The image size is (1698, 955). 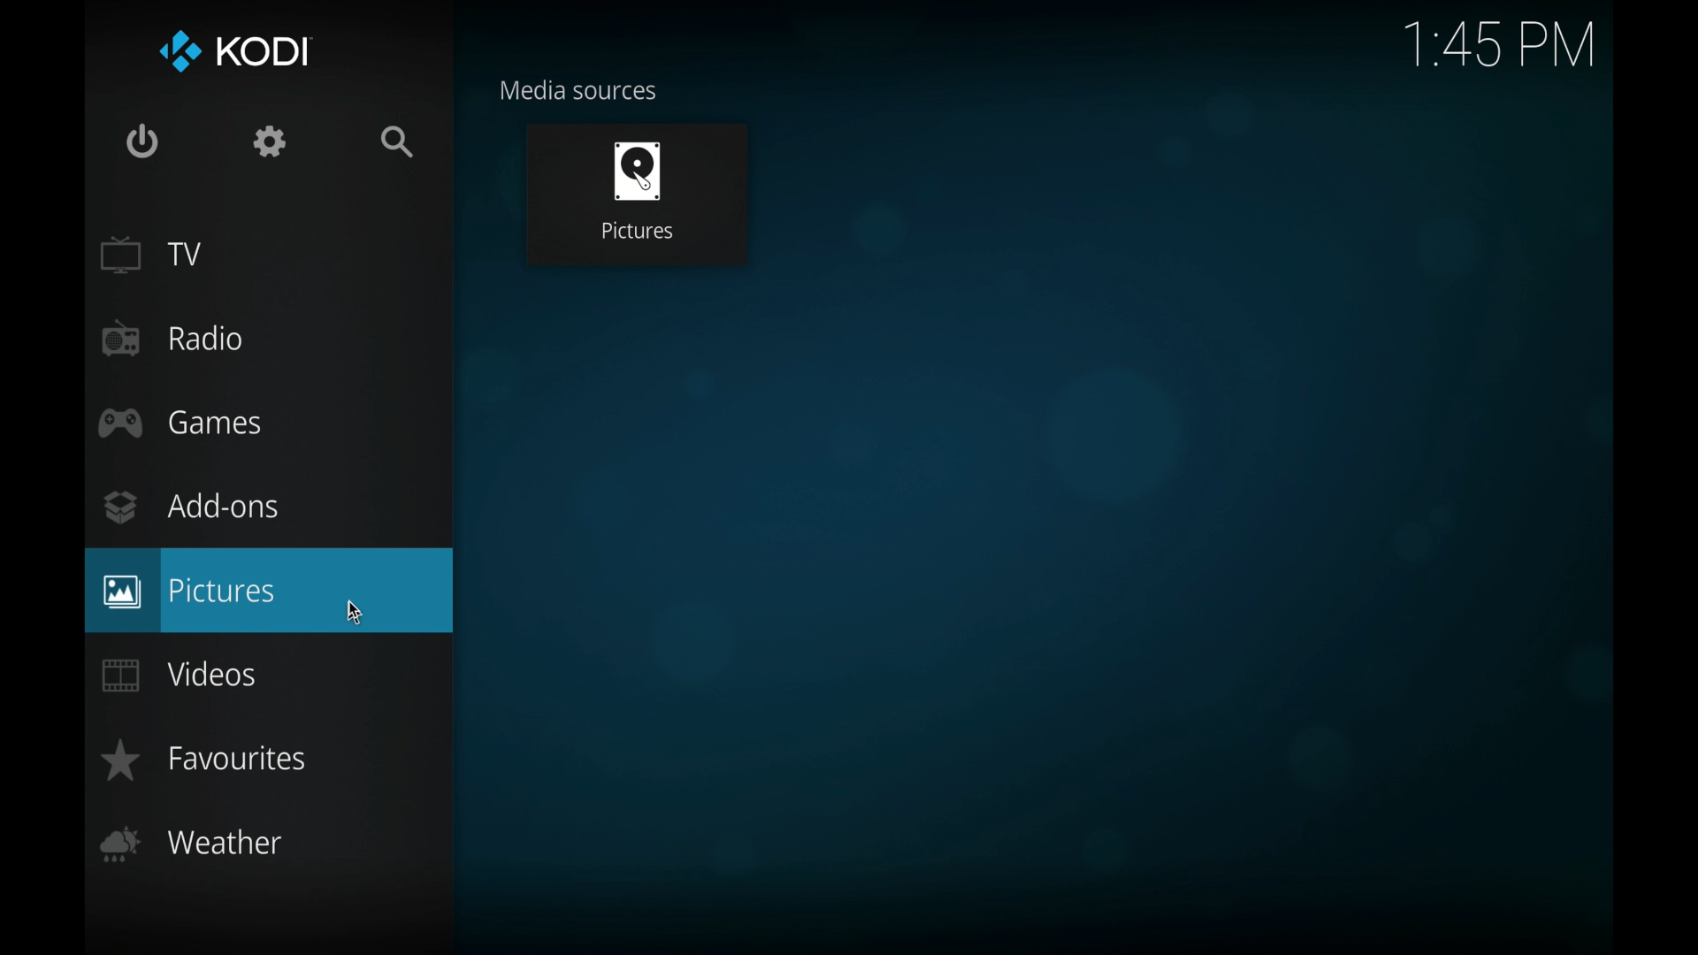 I want to click on TV, so click(x=153, y=255).